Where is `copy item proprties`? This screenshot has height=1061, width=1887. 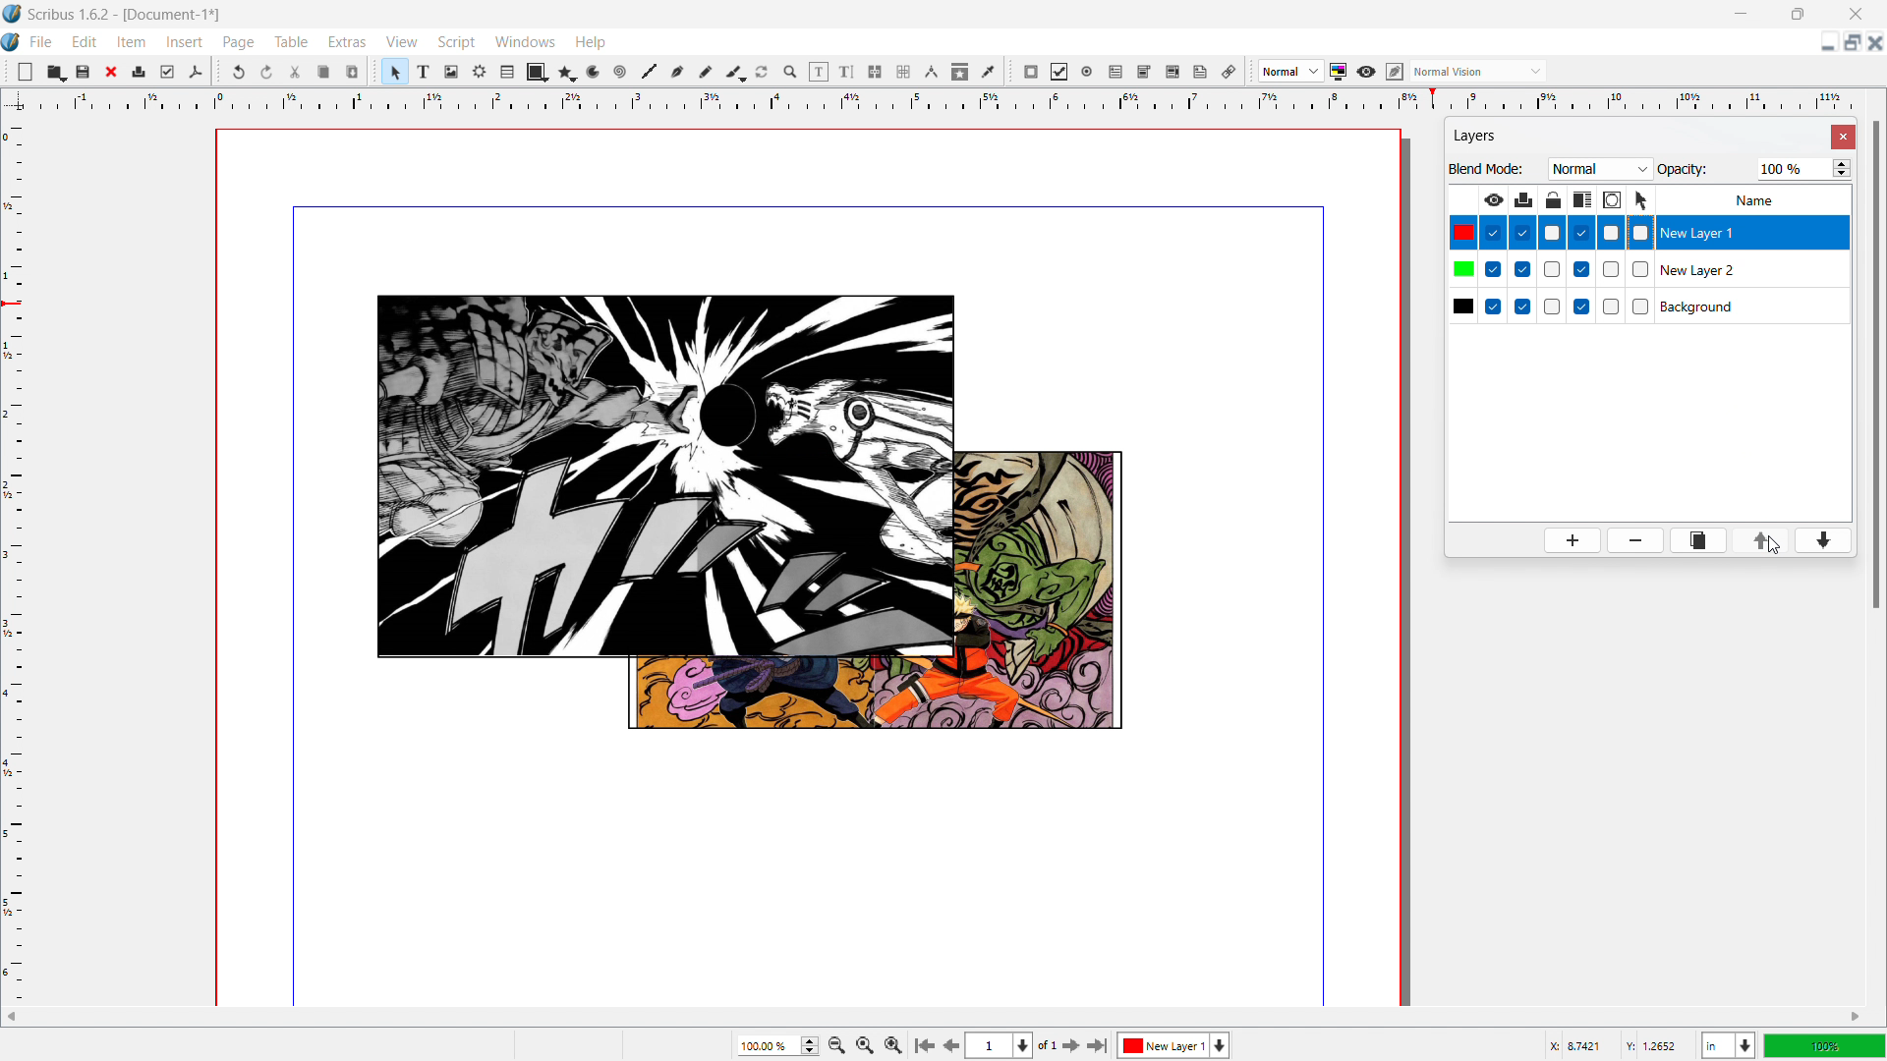
copy item proprties is located at coordinates (960, 71).